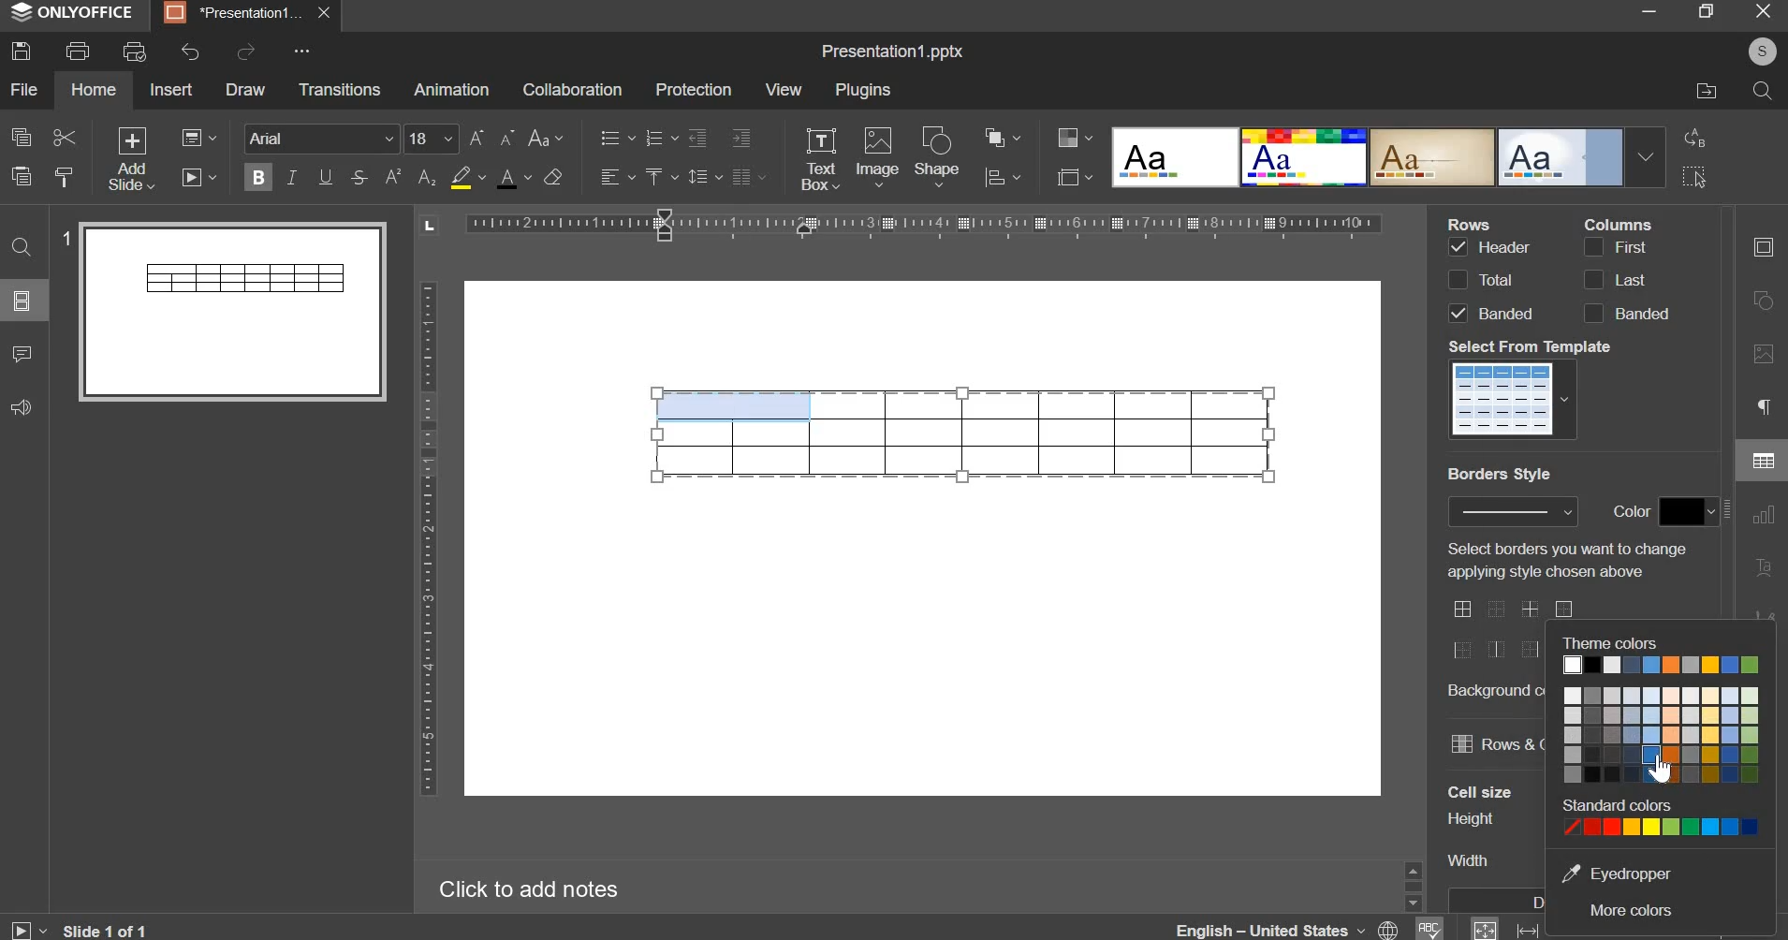  Describe the element at coordinates (1387, 155) in the screenshot. I see `design` at that location.